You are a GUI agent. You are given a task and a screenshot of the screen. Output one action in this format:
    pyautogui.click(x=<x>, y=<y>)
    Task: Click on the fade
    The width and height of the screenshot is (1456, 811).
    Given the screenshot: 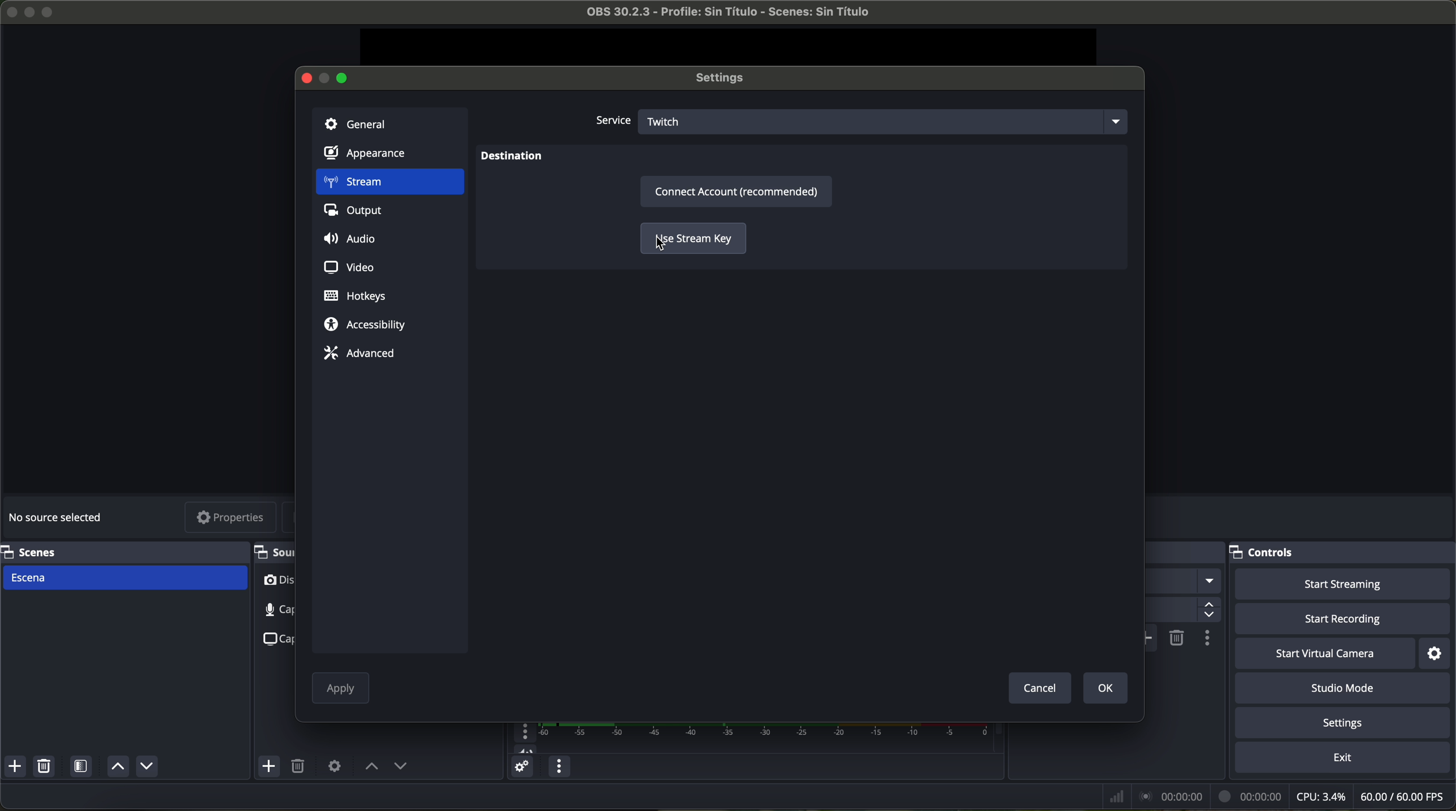 What is the action you would take?
    pyautogui.click(x=1183, y=582)
    